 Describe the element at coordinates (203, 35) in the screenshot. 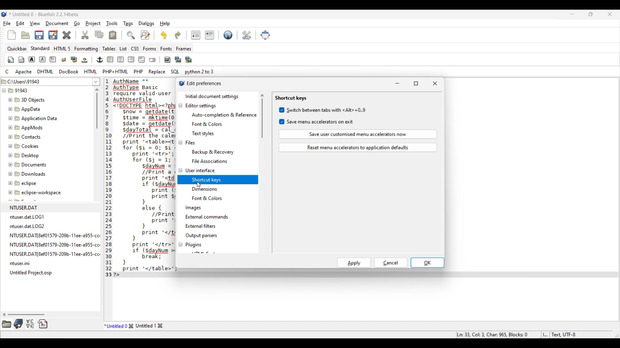

I see `Indentation` at that location.